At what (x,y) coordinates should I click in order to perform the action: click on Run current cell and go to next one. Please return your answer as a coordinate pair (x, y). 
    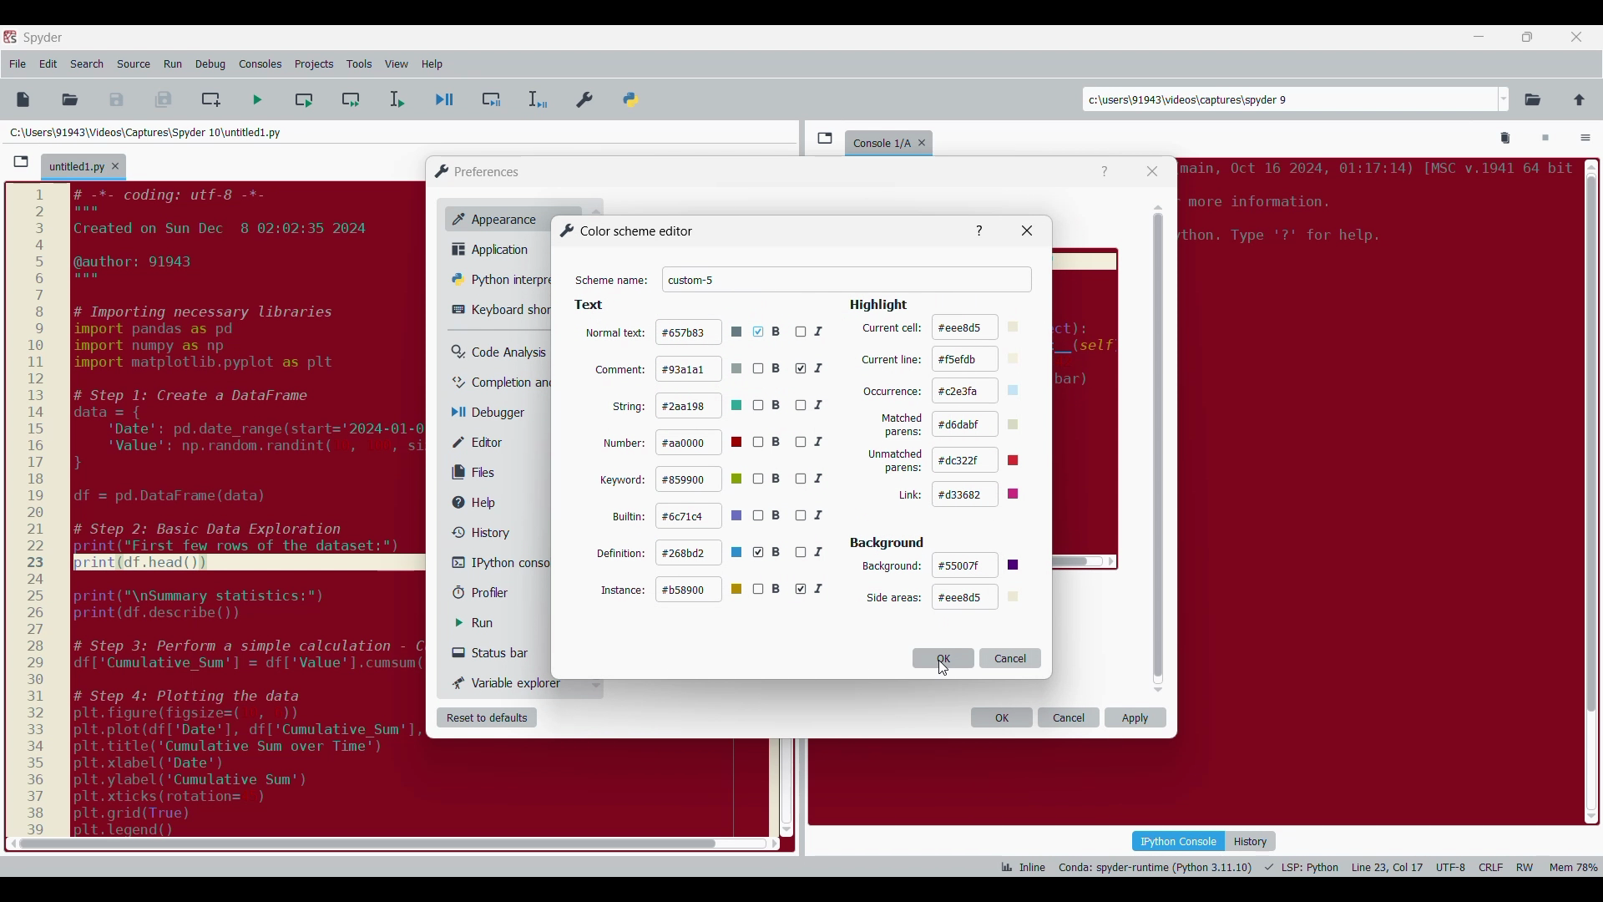
    Looking at the image, I should click on (351, 99).